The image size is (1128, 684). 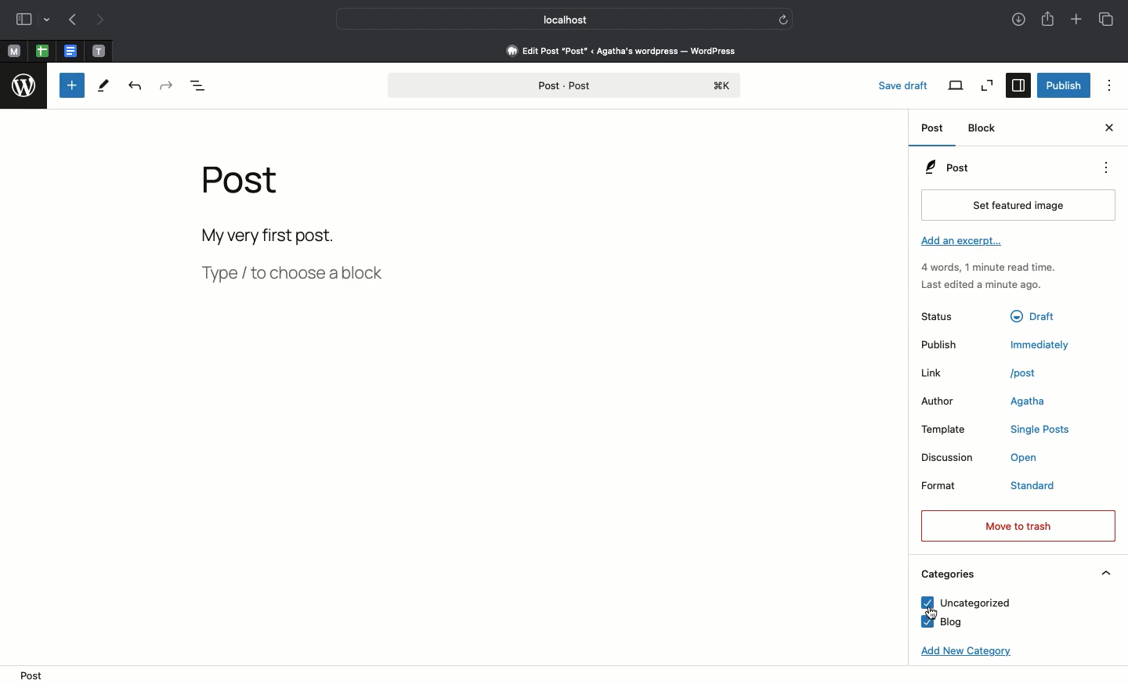 I want to click on spread sheet, so click(x=42, y=51).